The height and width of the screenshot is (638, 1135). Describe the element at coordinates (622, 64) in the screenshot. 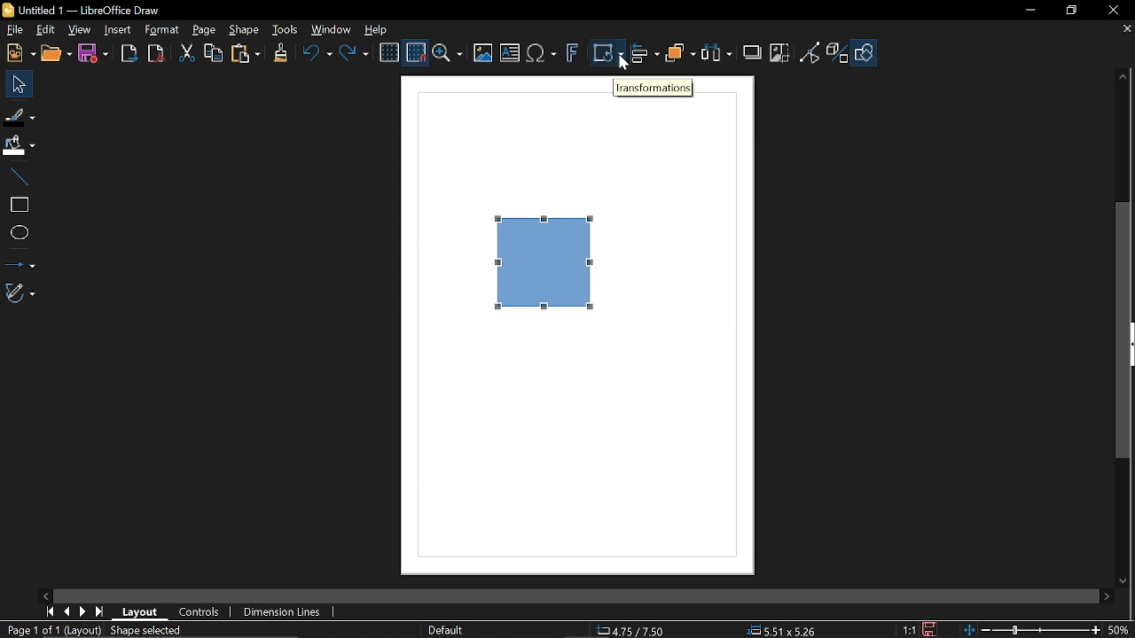

I see `cursor` at that location.